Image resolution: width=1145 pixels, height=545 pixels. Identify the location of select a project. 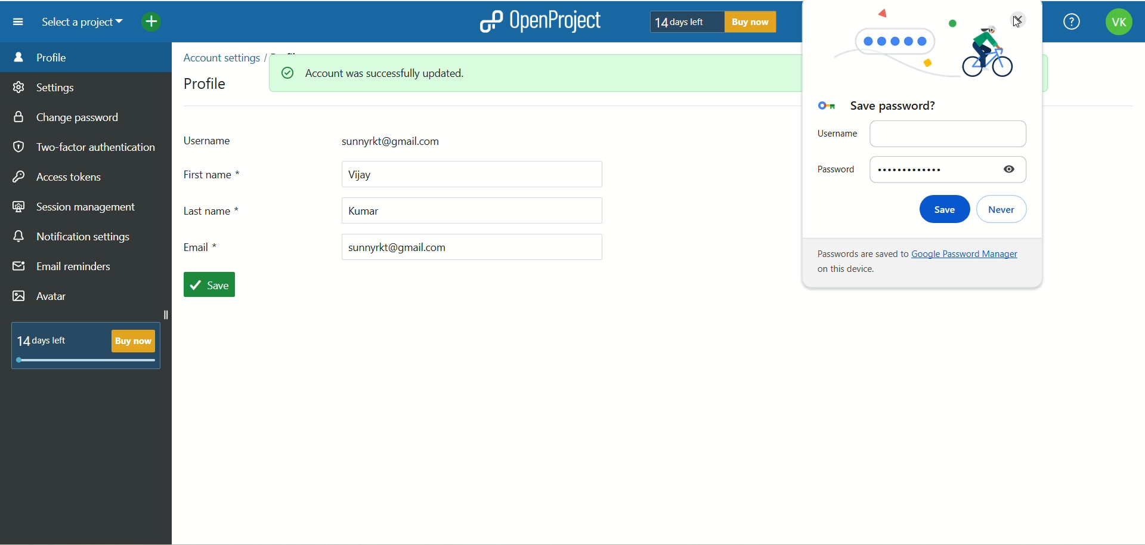
(87, 24).